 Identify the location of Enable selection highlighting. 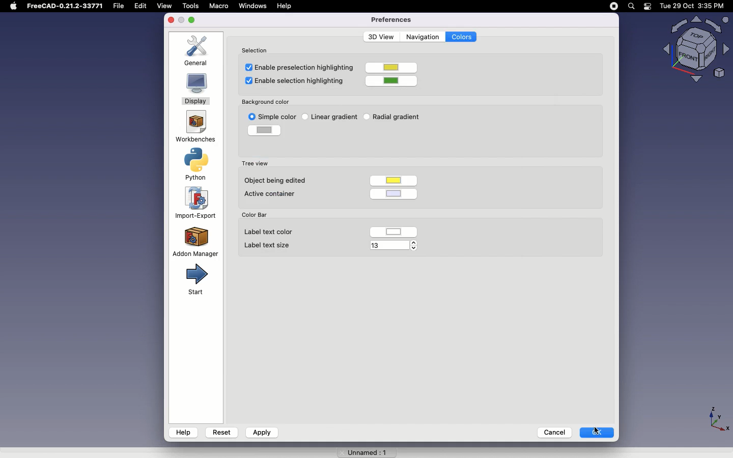
(296, 82).